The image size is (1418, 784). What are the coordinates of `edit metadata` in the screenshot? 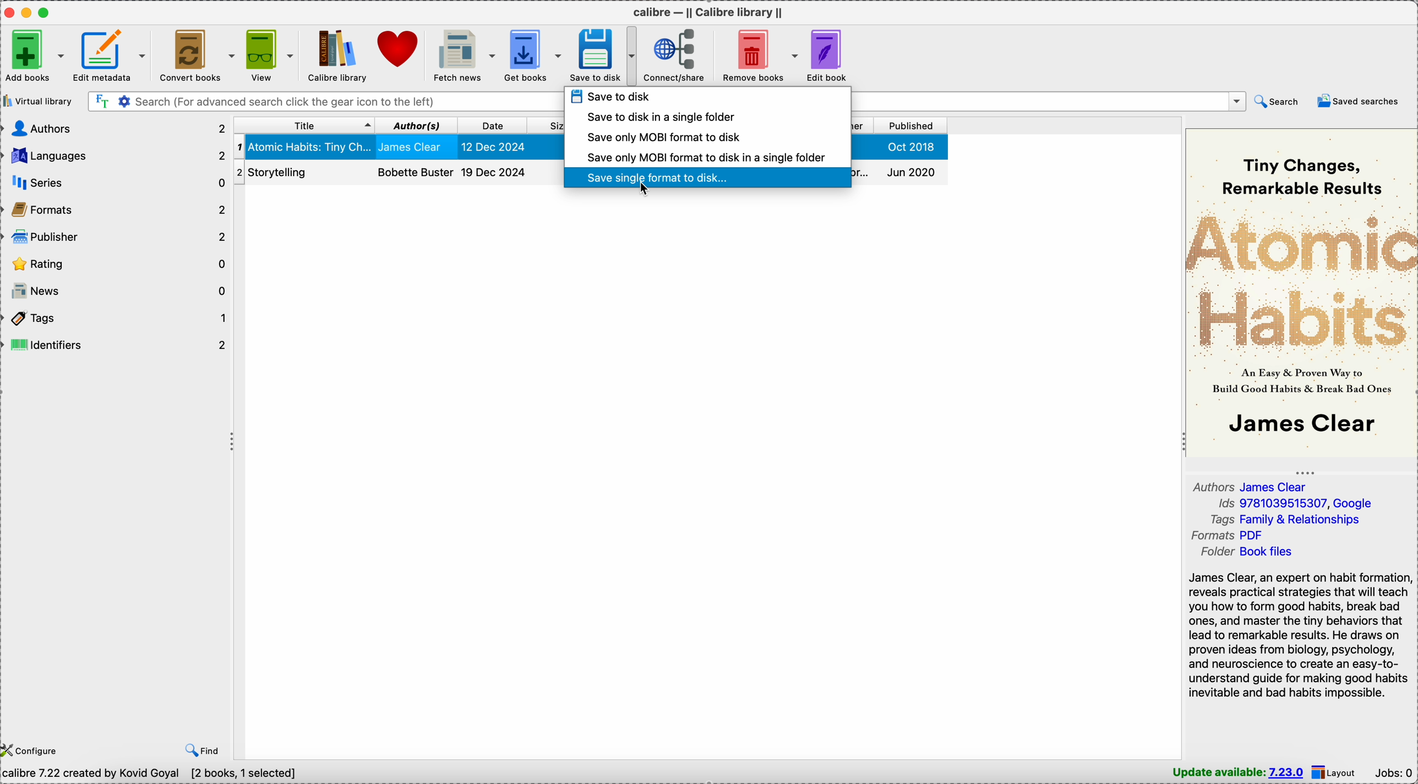 It's located at (114, 56).